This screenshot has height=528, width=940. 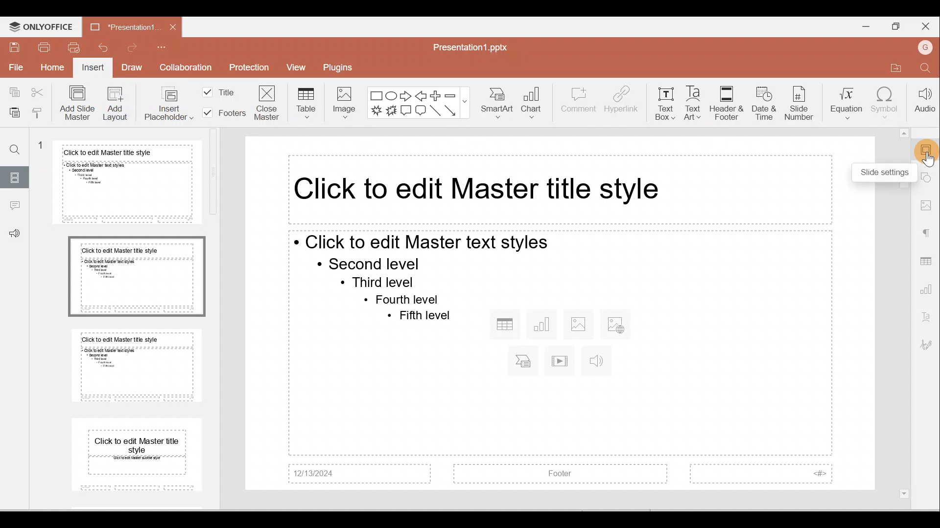 I want to click on Close master, so click(x=267, y=104).